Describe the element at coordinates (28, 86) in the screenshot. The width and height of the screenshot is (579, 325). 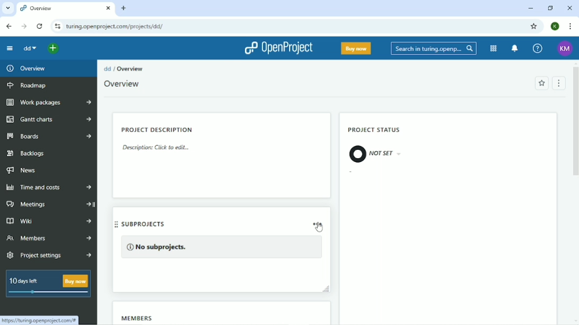
I see `Roadmap` at that location.